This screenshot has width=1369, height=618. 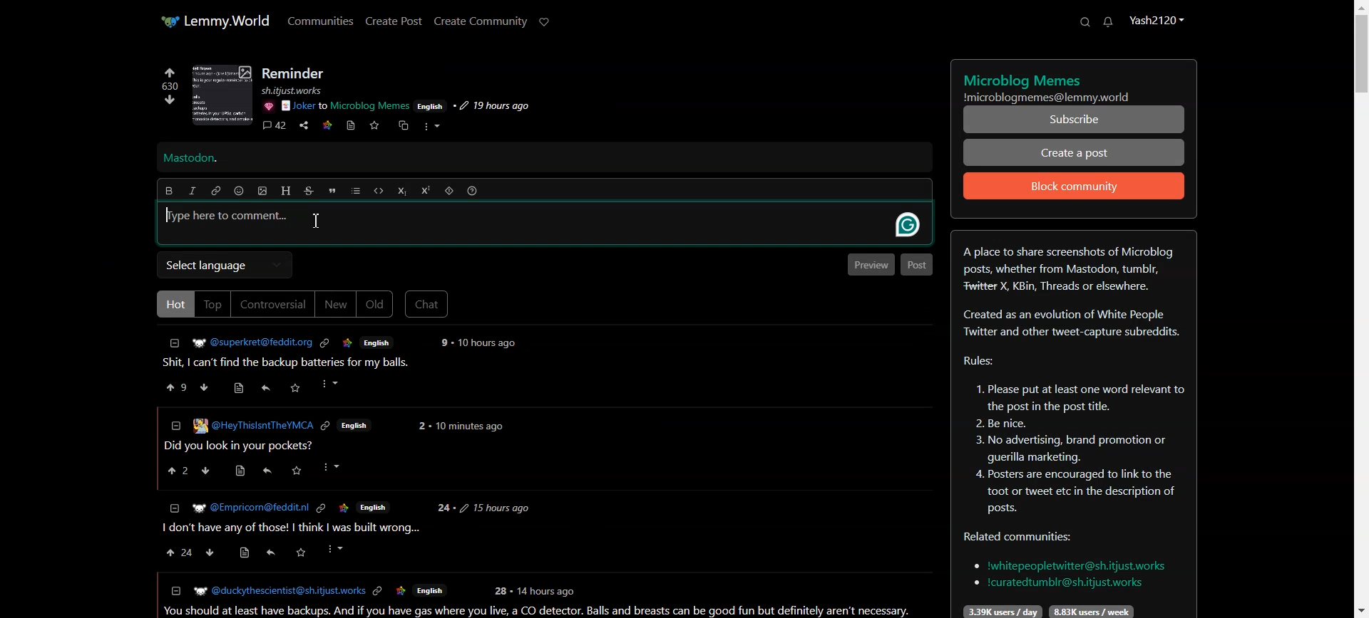 What do you see at coordinates (215, 21) in the screenshot?
I see `Home Page` at bounding box center [215, 21].